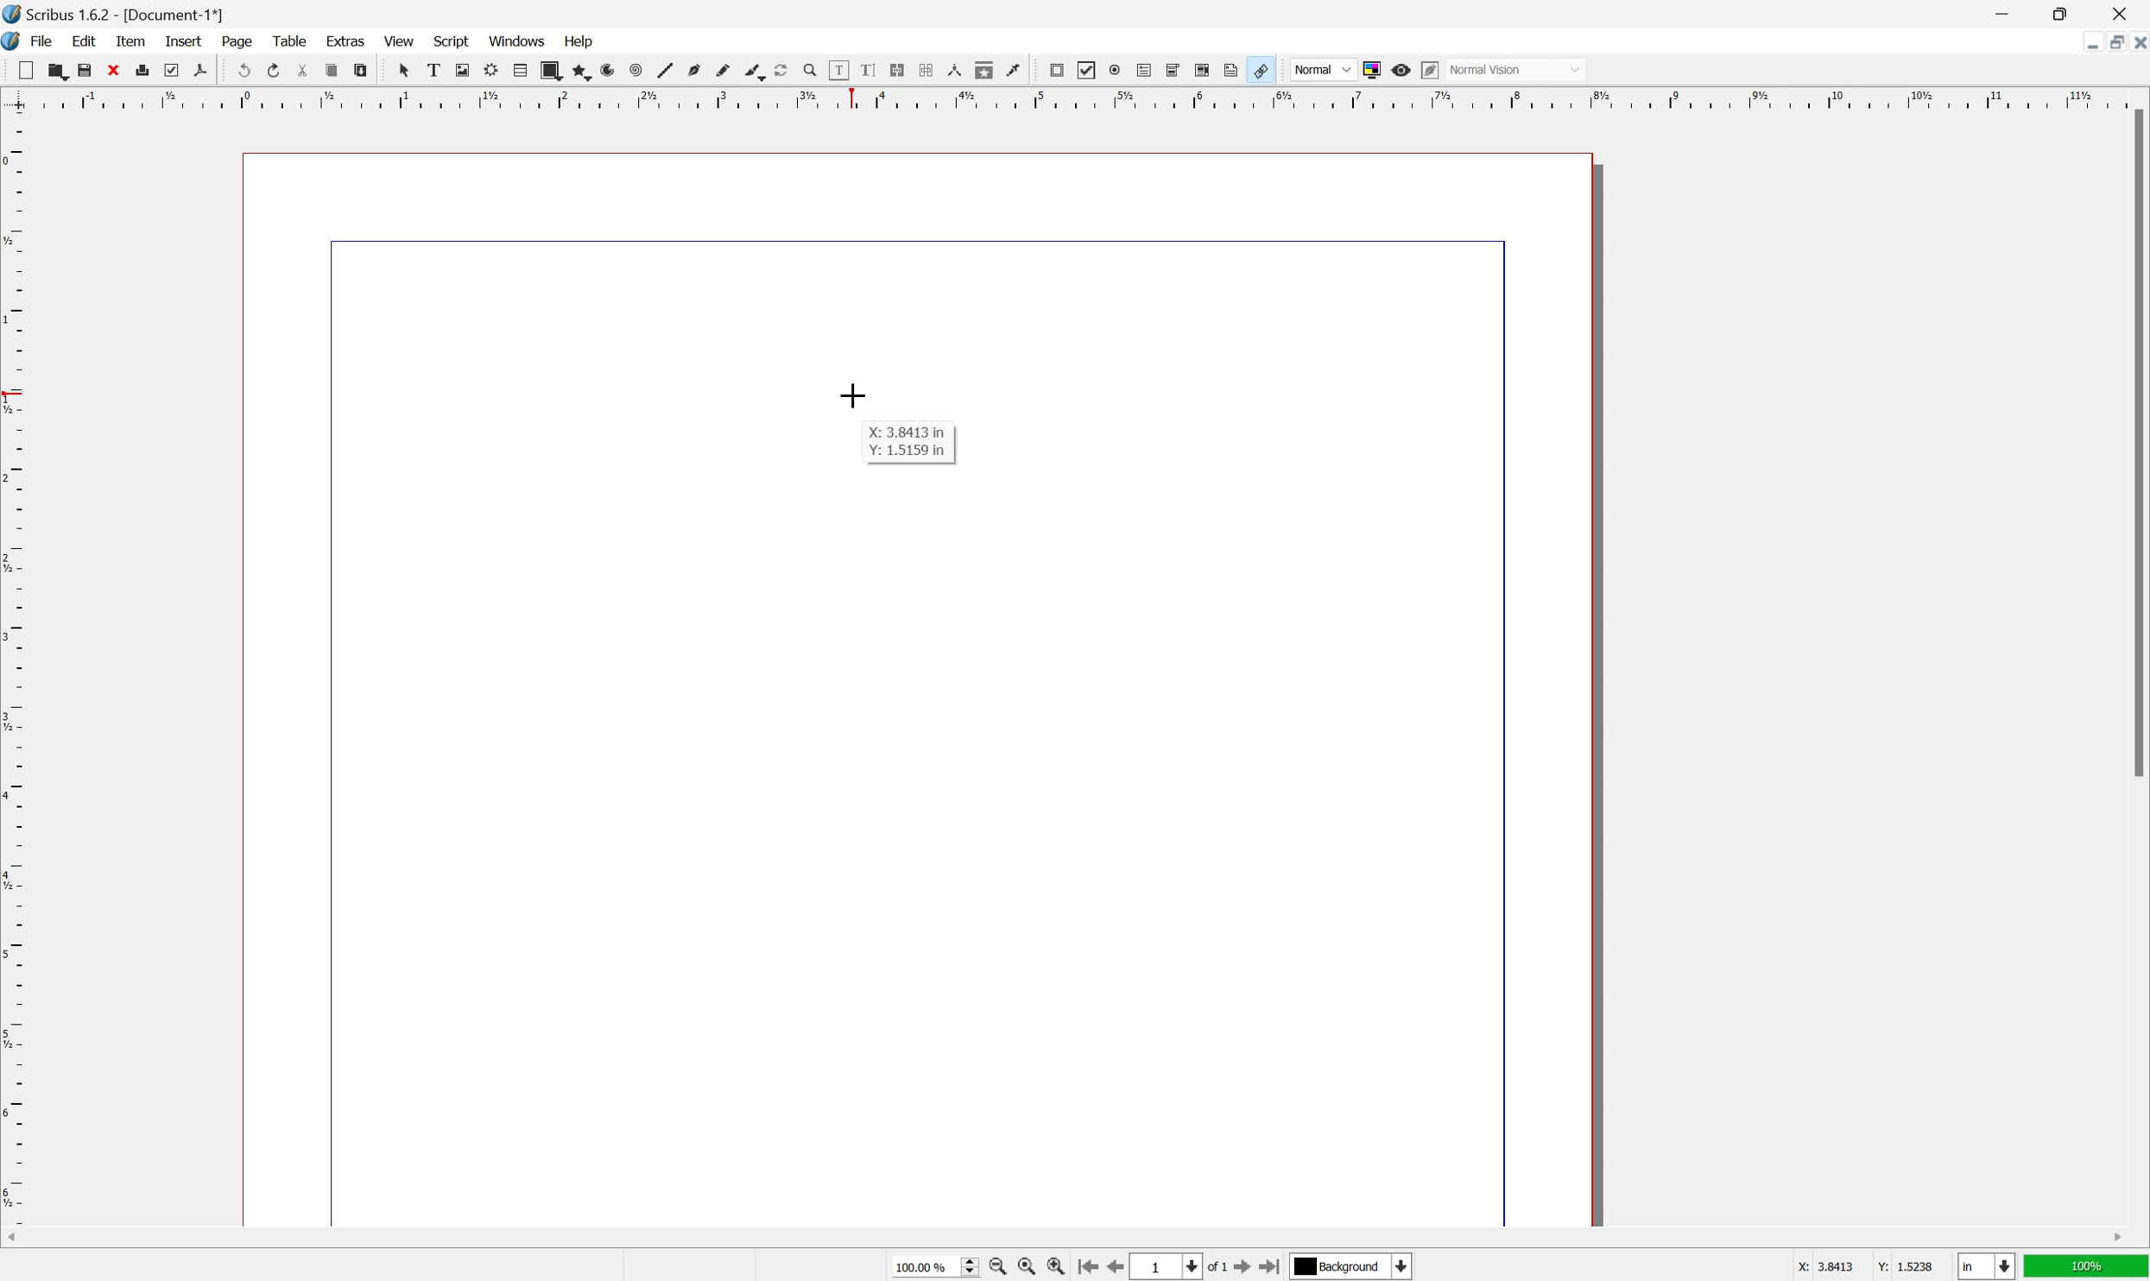  Describe the element at coordinates (2136, 442) in the screenshot. I see `scroll bar` at that location.